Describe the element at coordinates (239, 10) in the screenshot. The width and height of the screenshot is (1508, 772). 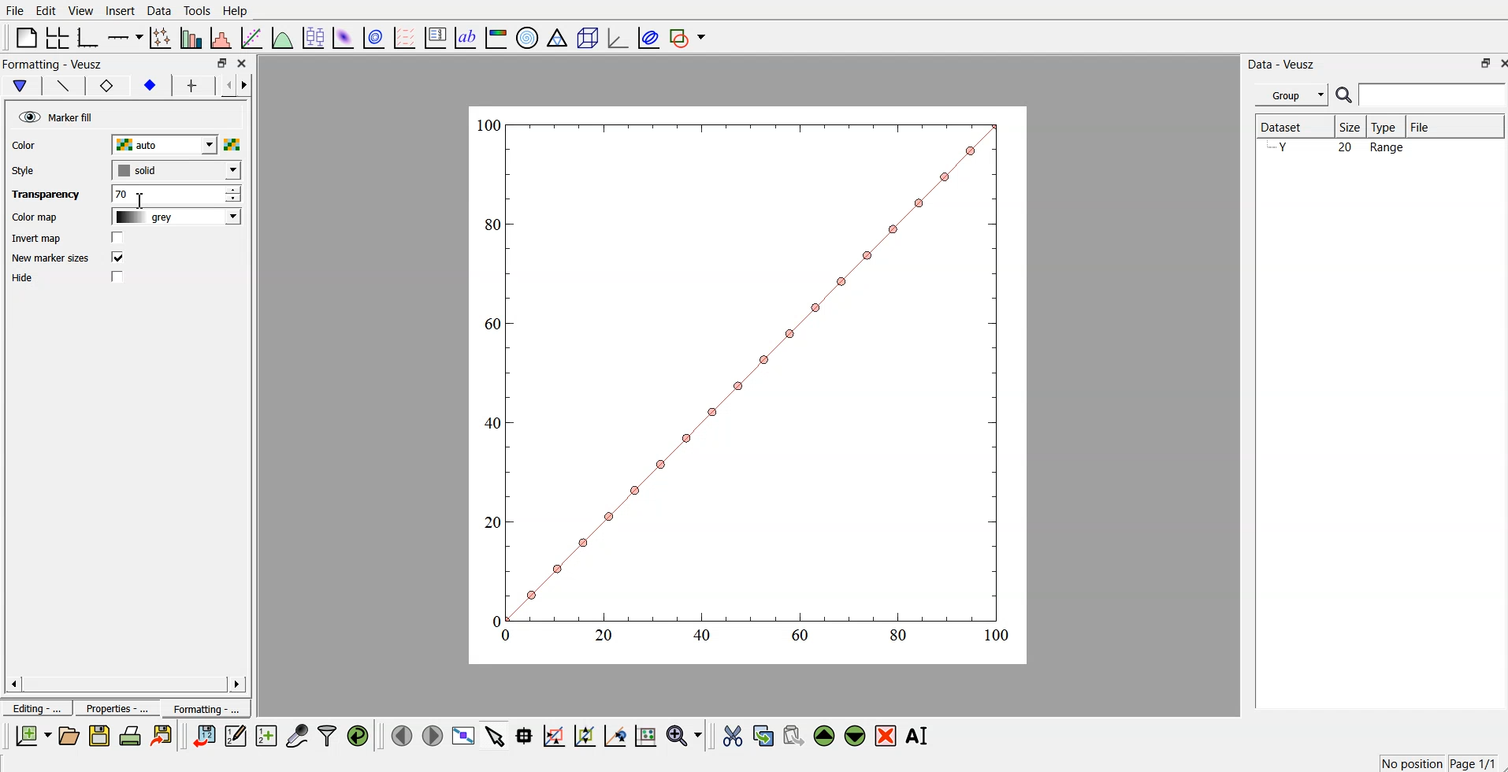
I see `Help` at that location.